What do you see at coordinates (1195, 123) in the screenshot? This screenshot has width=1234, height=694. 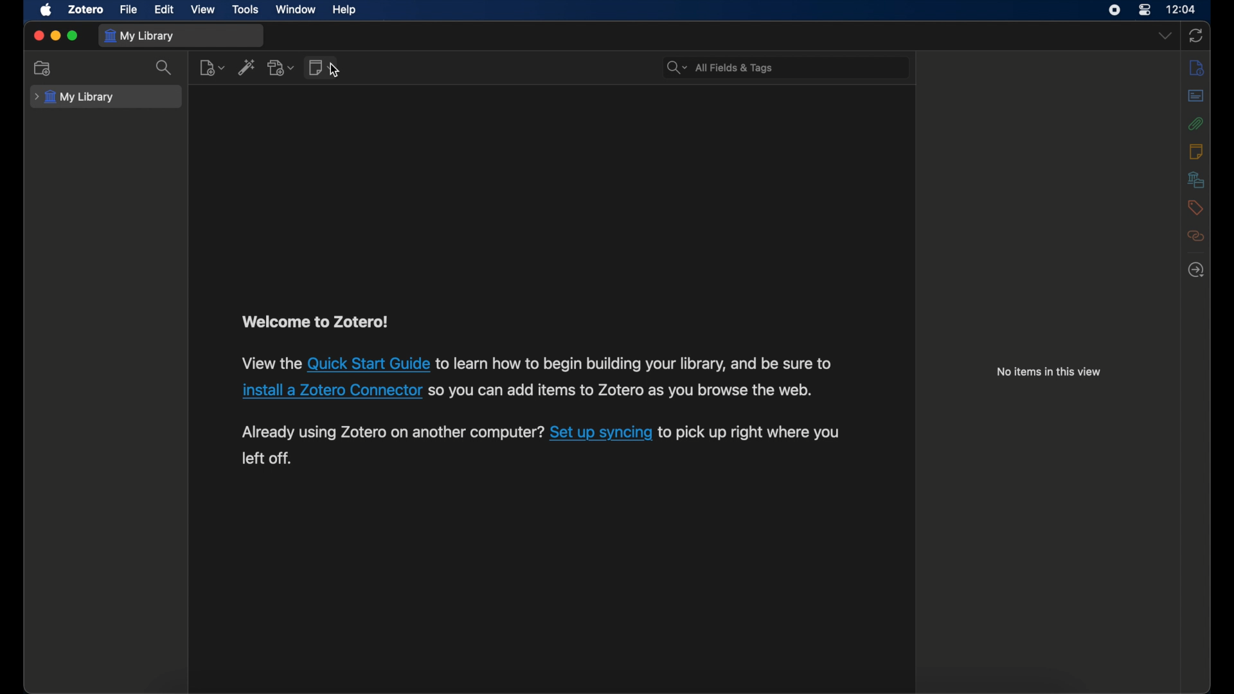 I see `attachments` at bounding box center [1195, 123].